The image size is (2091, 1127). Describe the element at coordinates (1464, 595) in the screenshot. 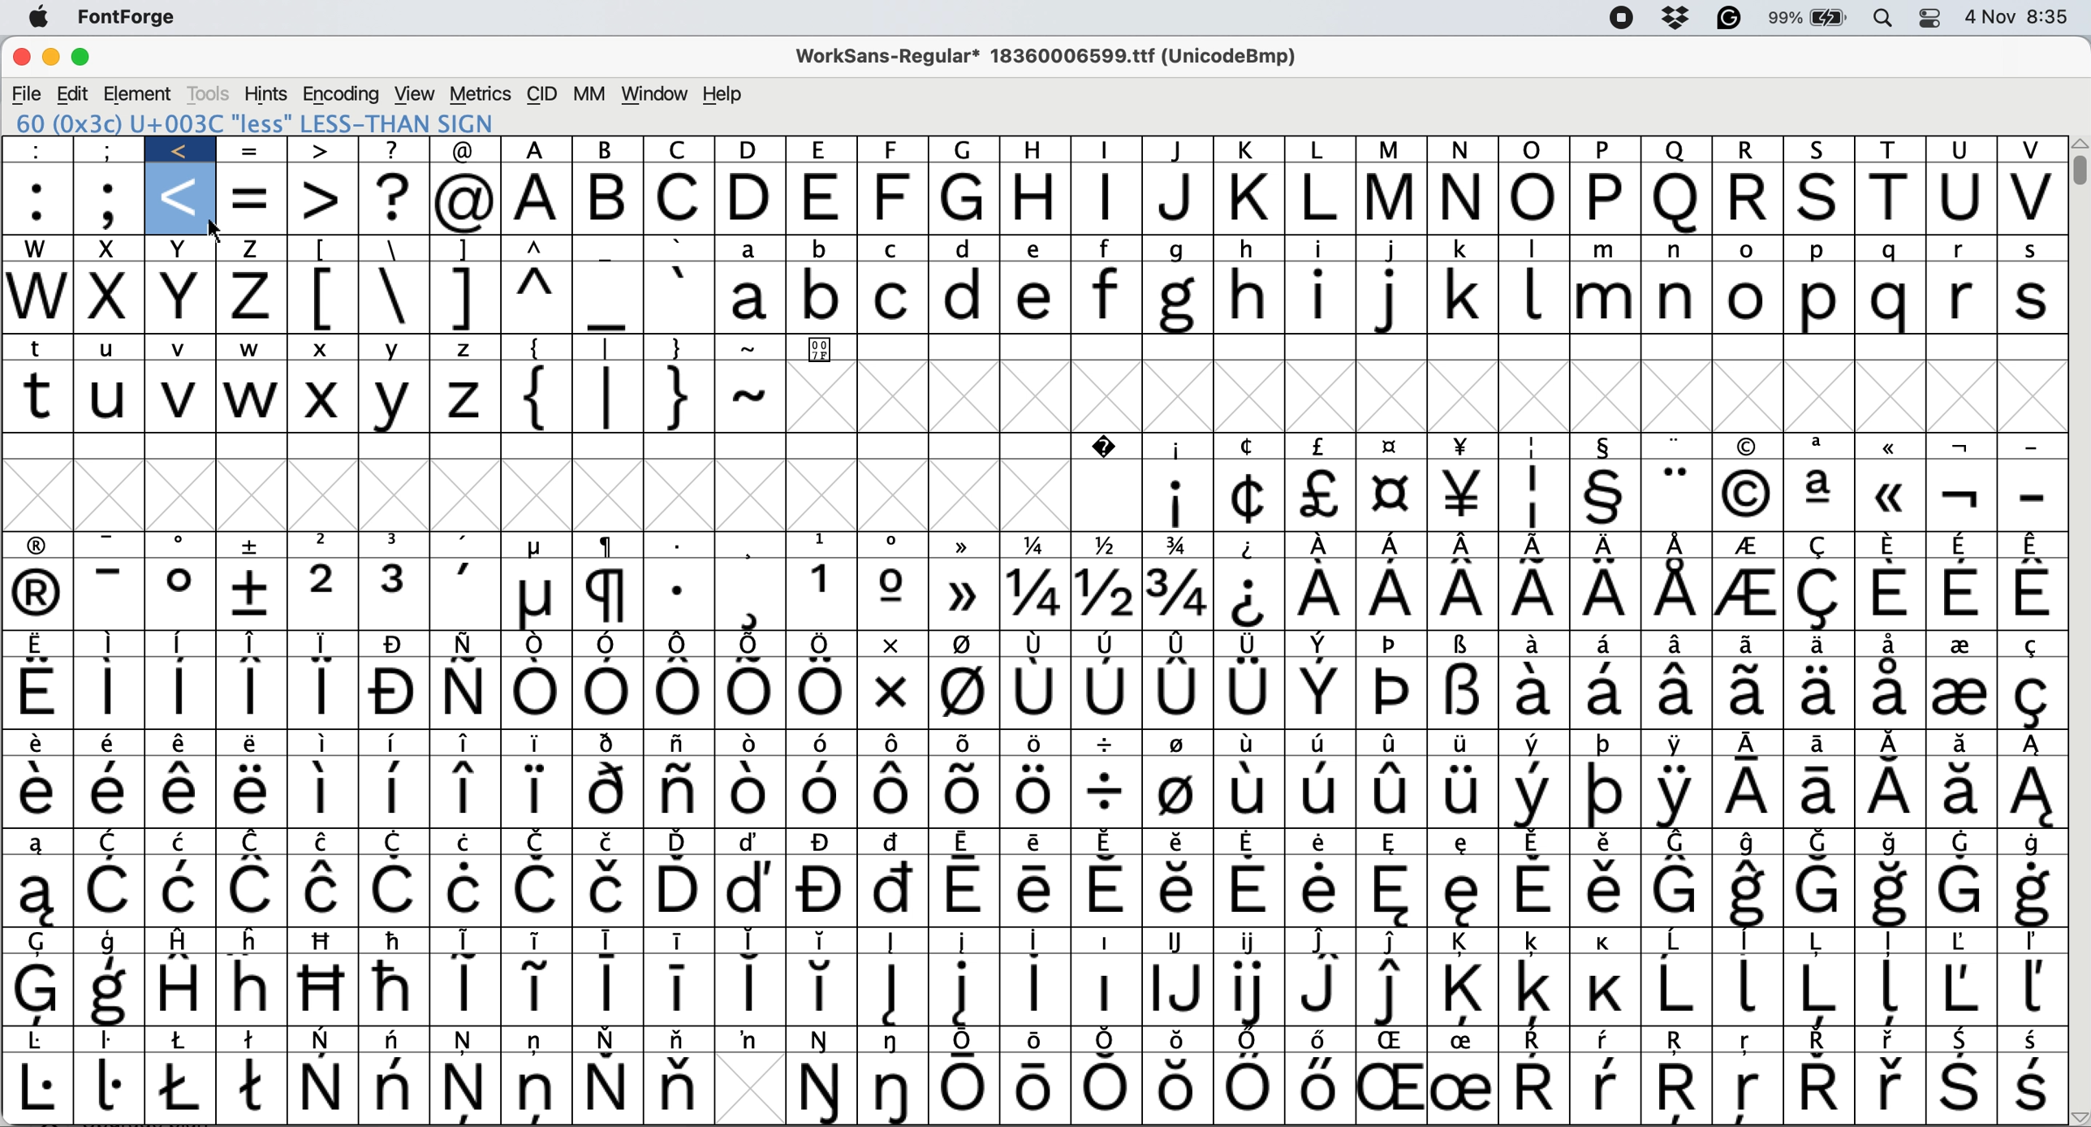

I see `Symbol` at that location.